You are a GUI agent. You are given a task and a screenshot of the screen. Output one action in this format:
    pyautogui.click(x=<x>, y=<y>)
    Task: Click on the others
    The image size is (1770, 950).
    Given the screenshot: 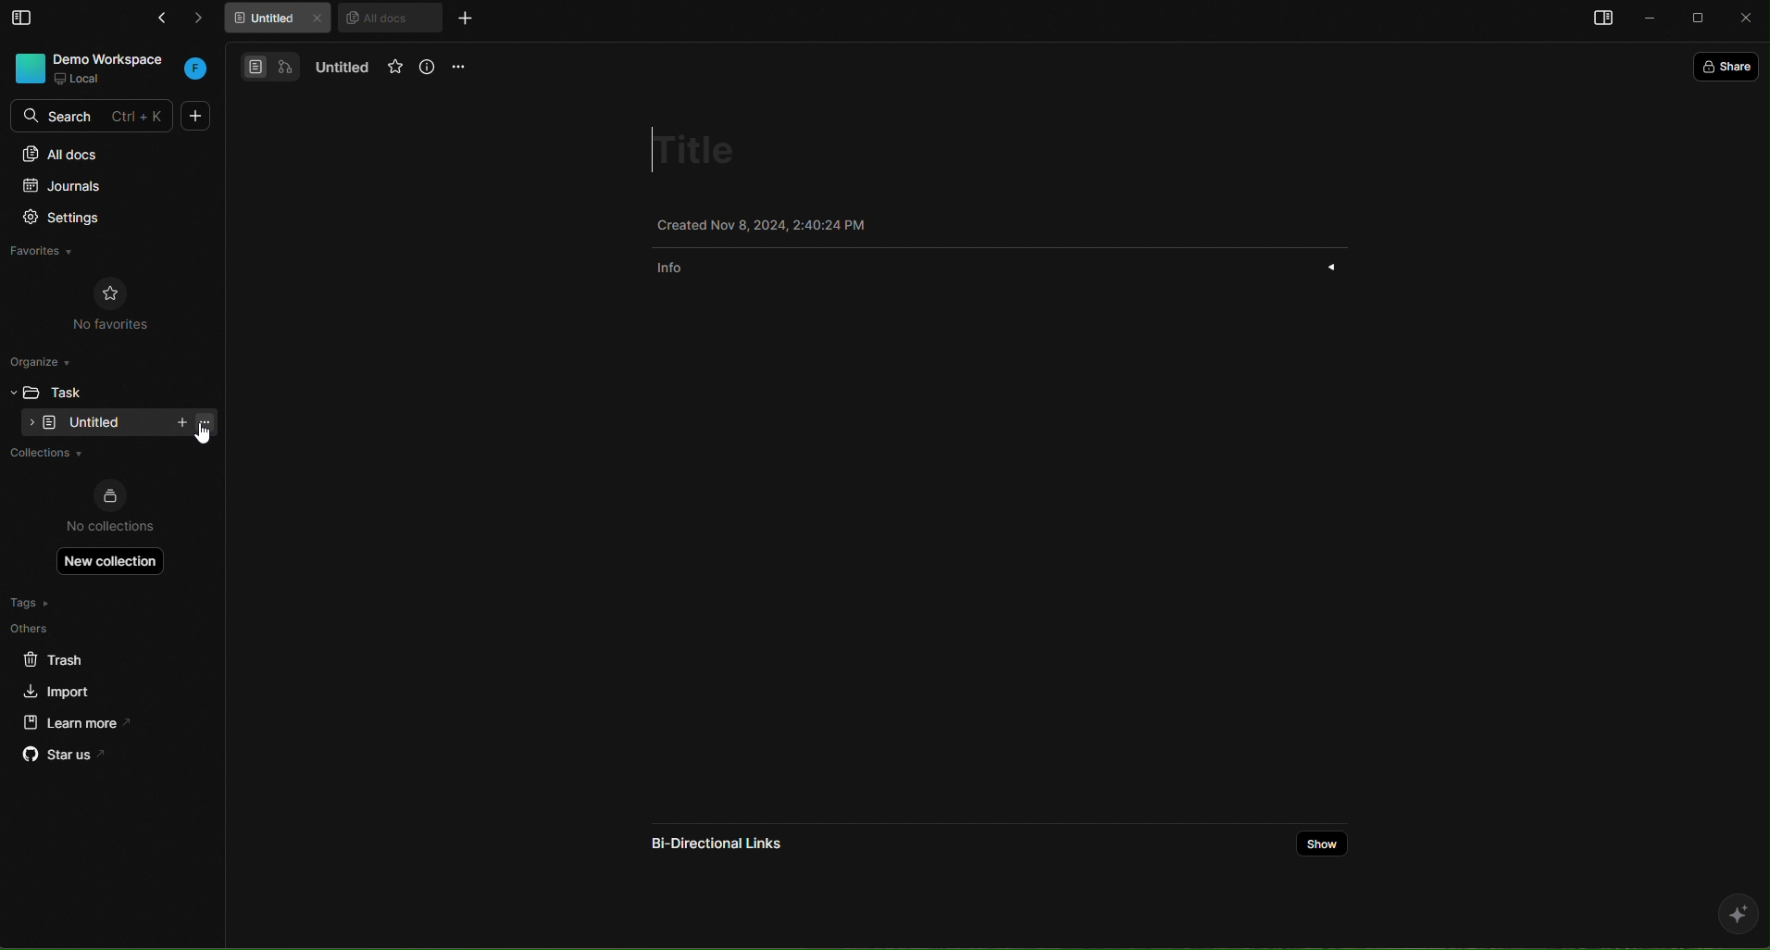 What is the action you would take?
    pyautogui.click(x=69, y=628)
    